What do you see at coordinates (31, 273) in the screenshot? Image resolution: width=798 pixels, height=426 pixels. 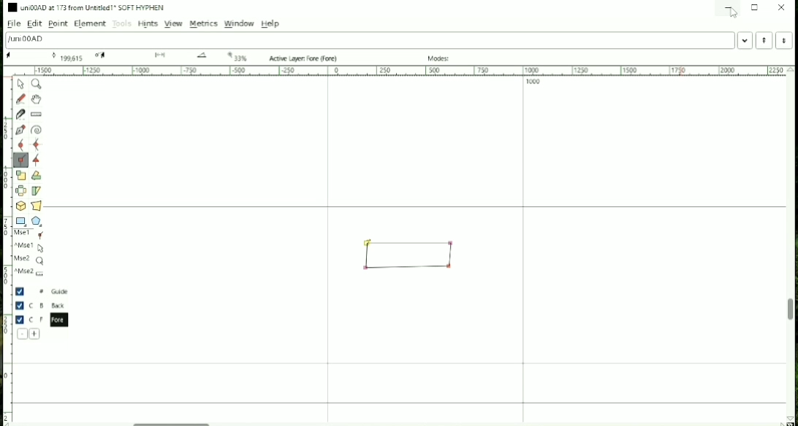 I see `^Mse2` at bounding box center [31, 273].